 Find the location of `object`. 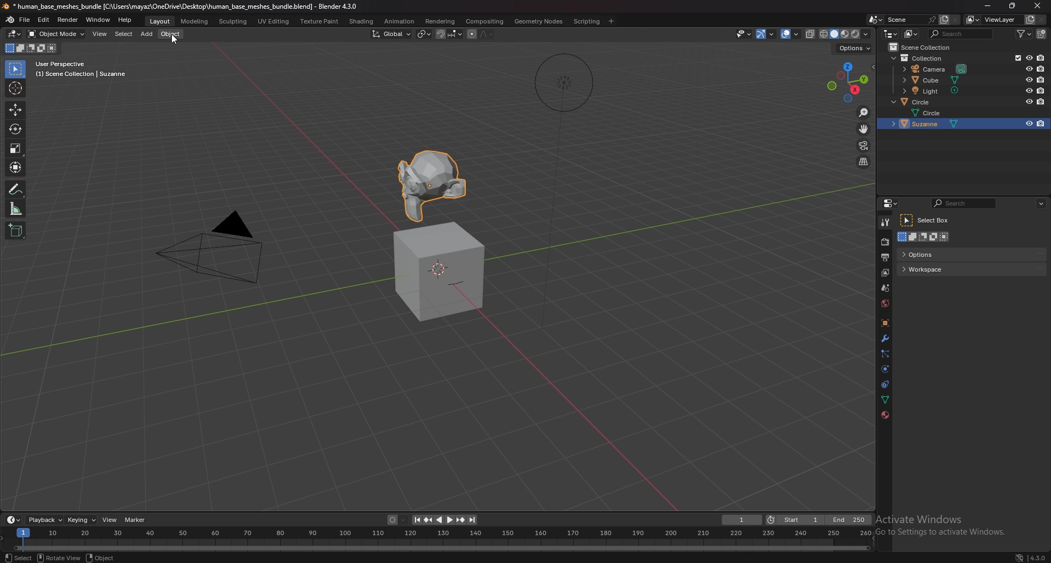

object is located at coordinates (172, 33).